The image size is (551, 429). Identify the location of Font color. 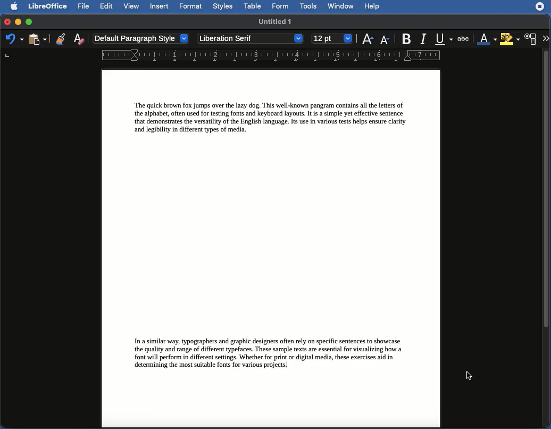
(486, 39).